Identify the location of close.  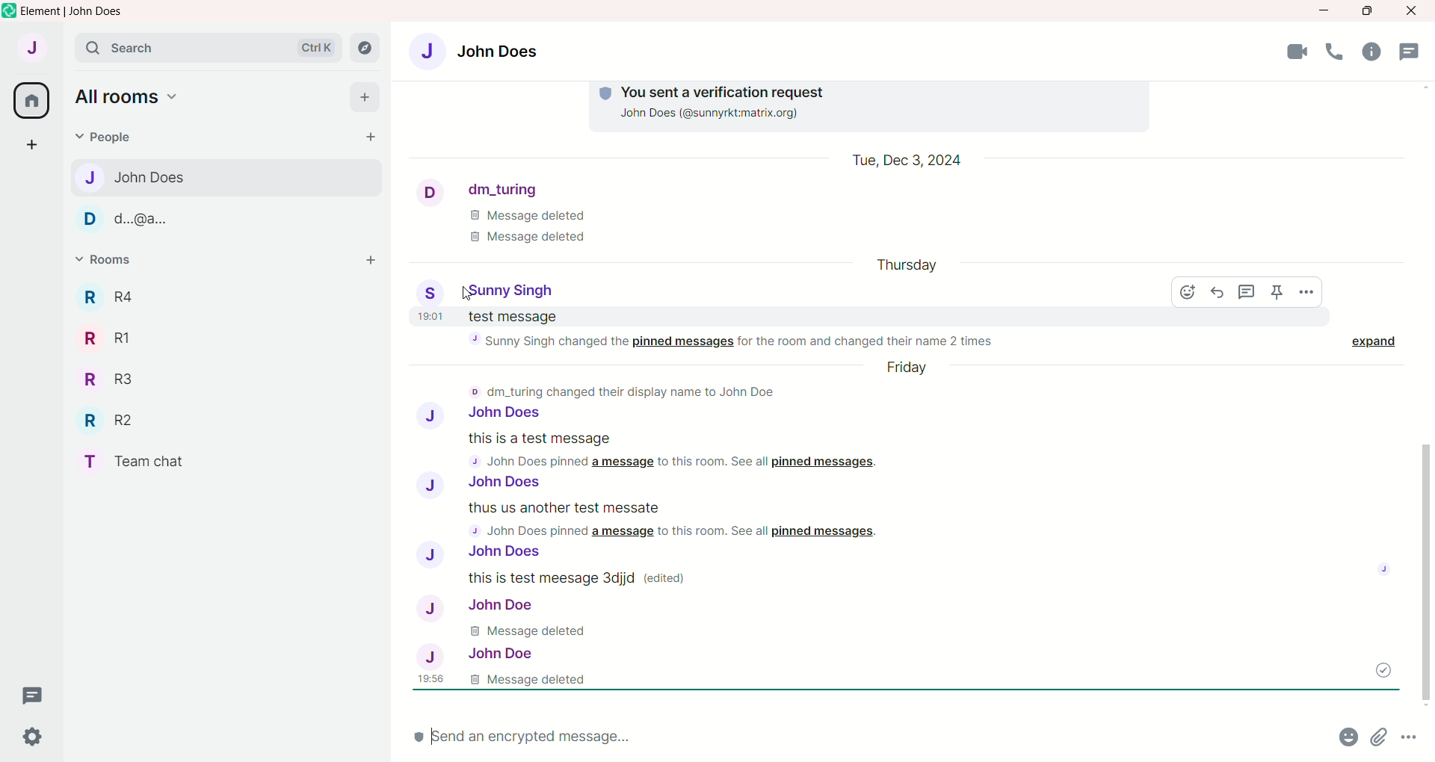
(1413, 11).